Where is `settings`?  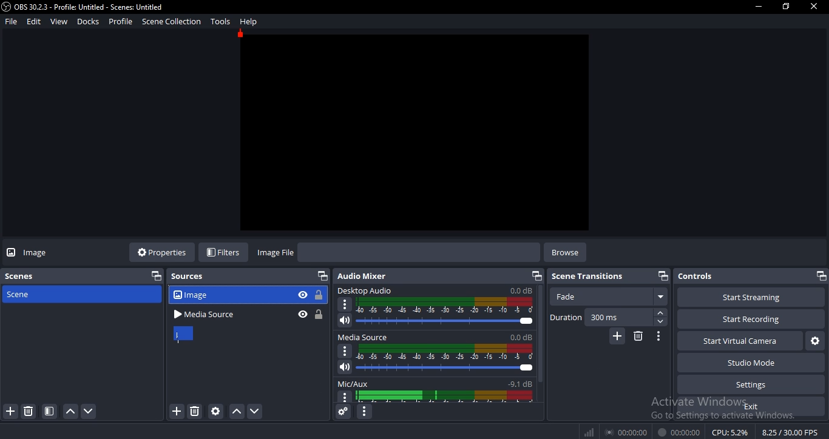
settings is located at coordinates (747, 385).